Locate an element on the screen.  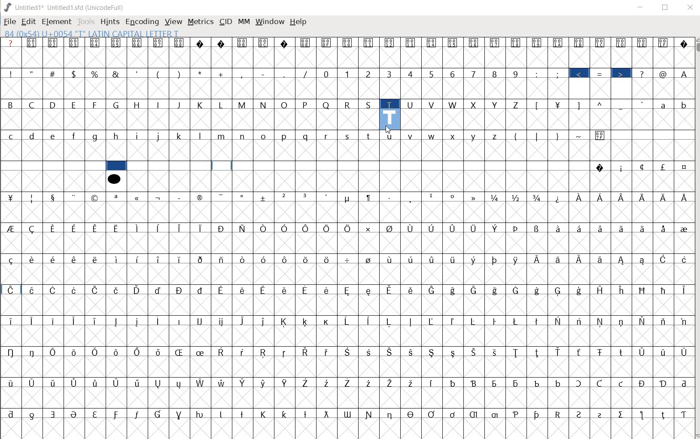
= is located at coordinates (602, 74).